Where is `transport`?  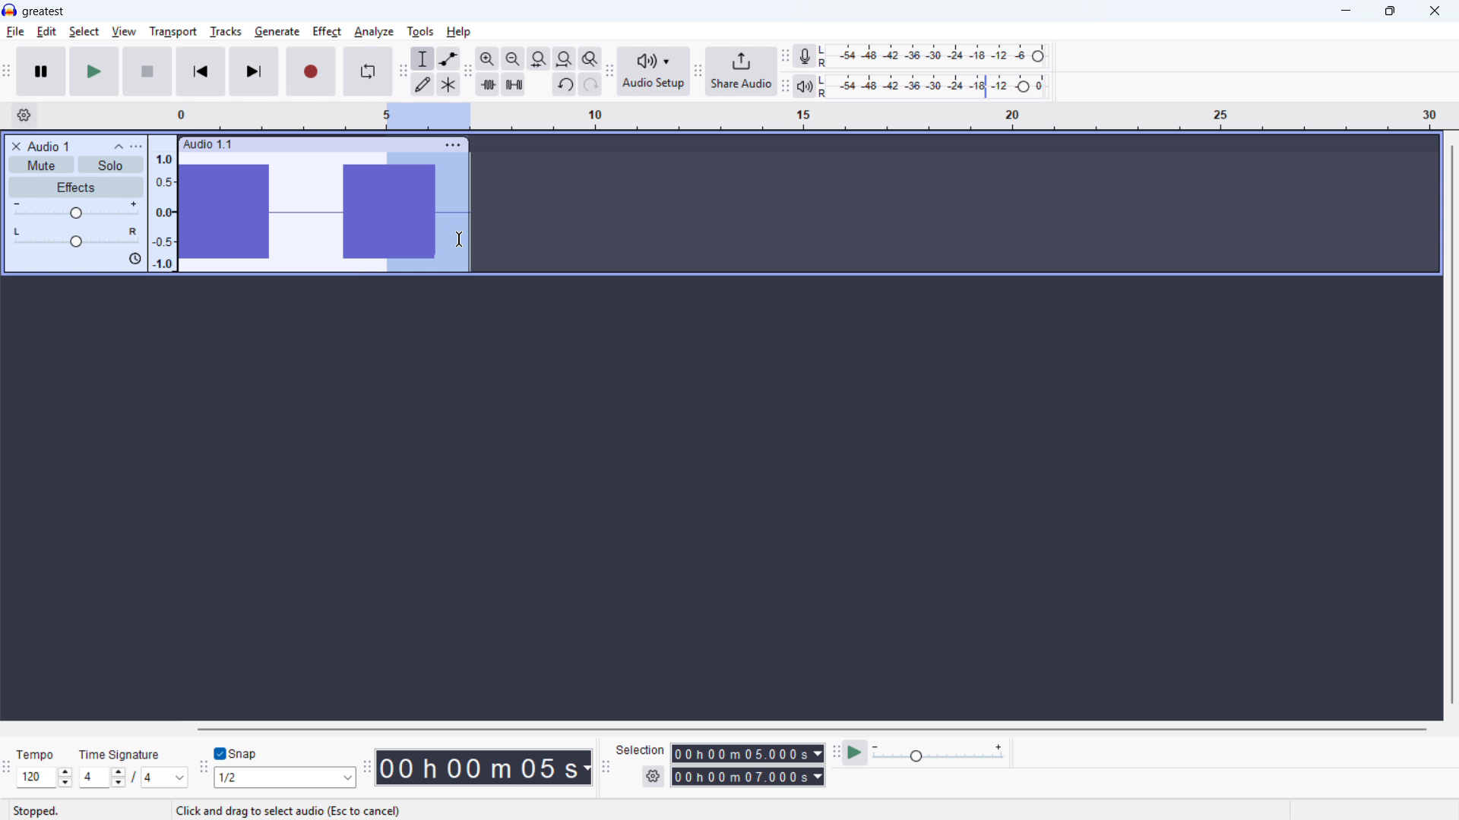 transport is located at coordinates (173, 32).